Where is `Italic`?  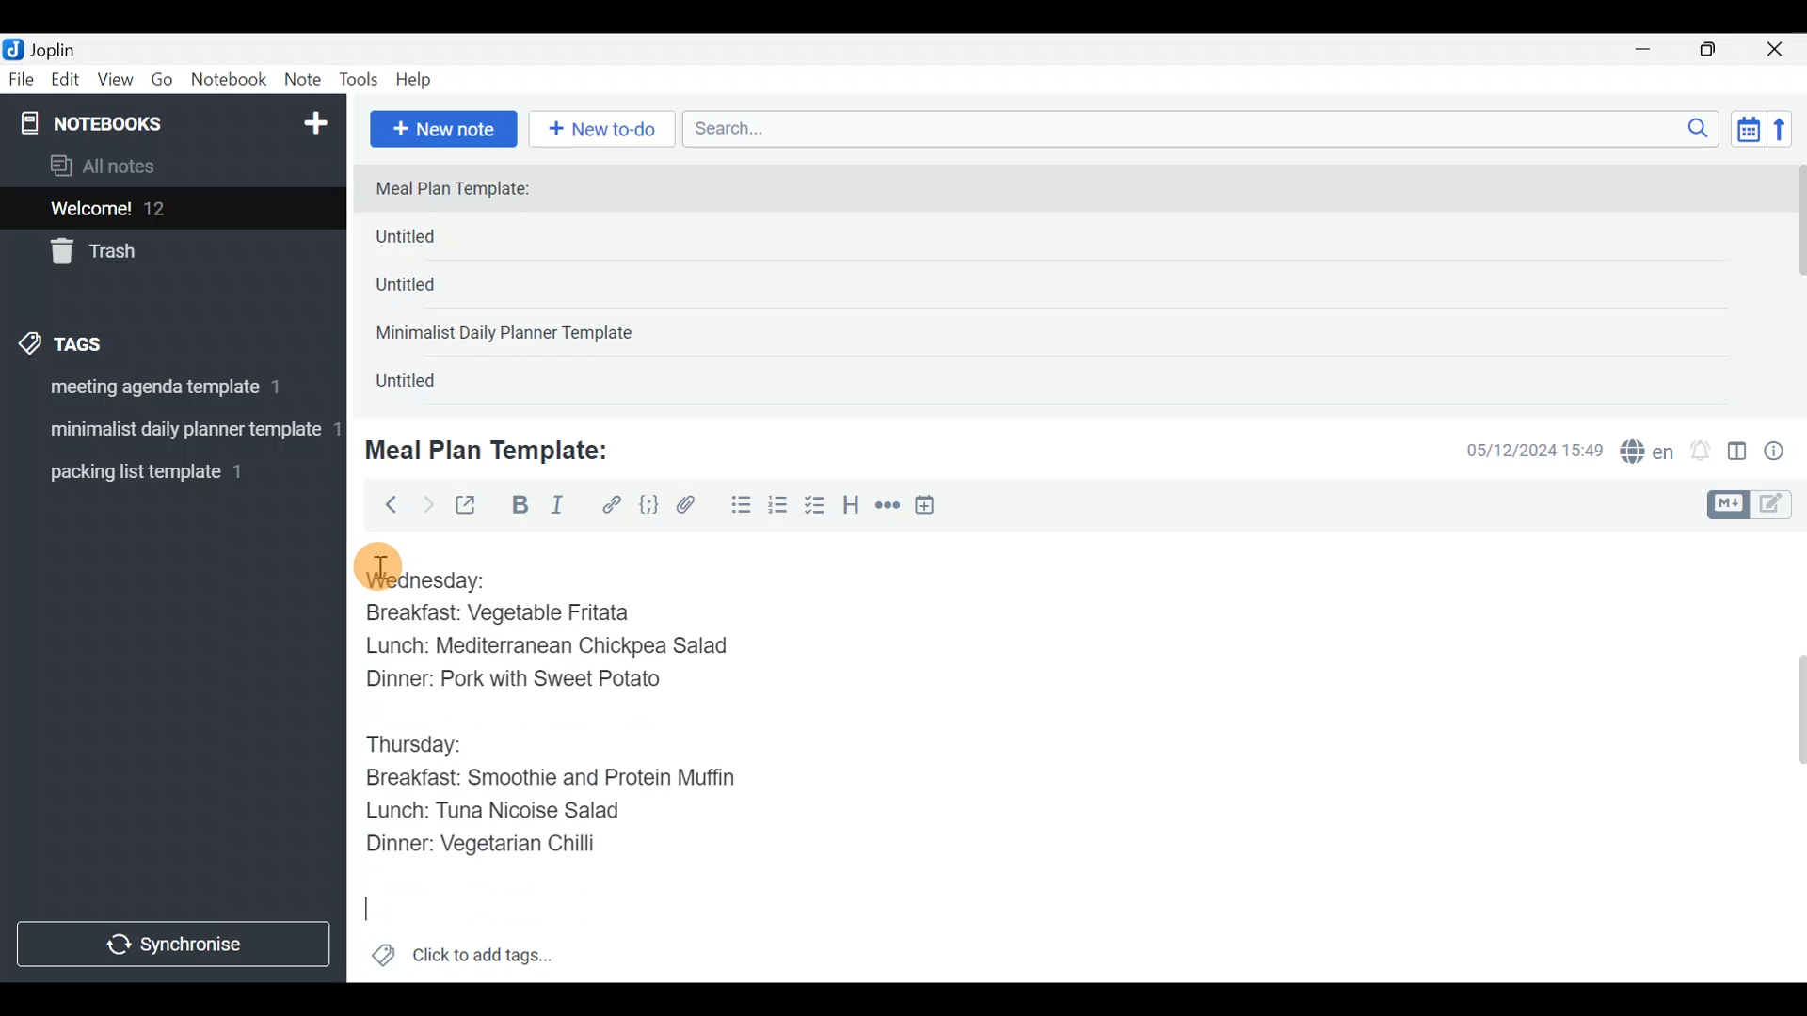
Italic is located at coordinates (555, 509).